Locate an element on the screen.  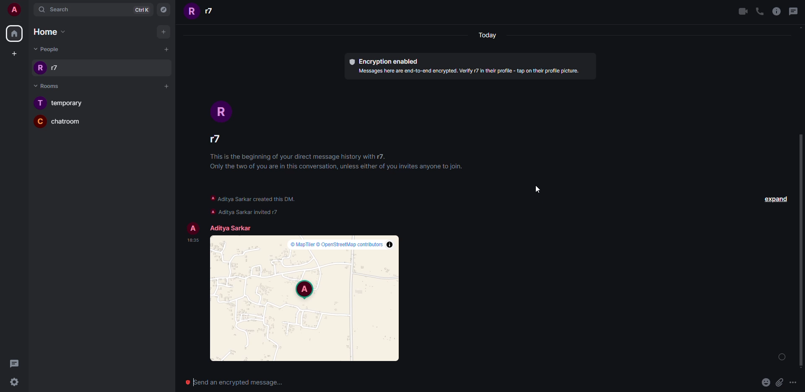
time is located at coordinates (192, 240).